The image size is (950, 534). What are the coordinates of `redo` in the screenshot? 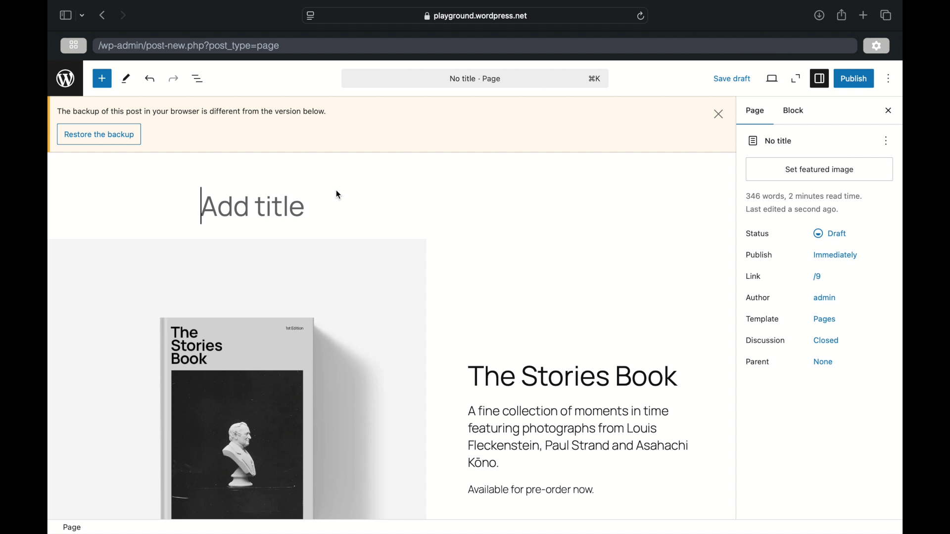 It's located at (151, 79).